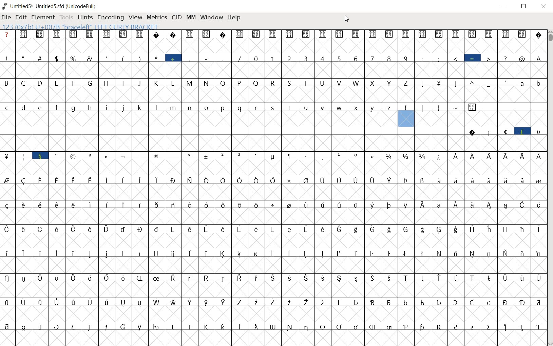 Image resolution: width=553 pixels, height=346 pixels. What do you see at coordinates (506, 6) in the screenshot?
I see `minimize` at bounding box center [506, 6].